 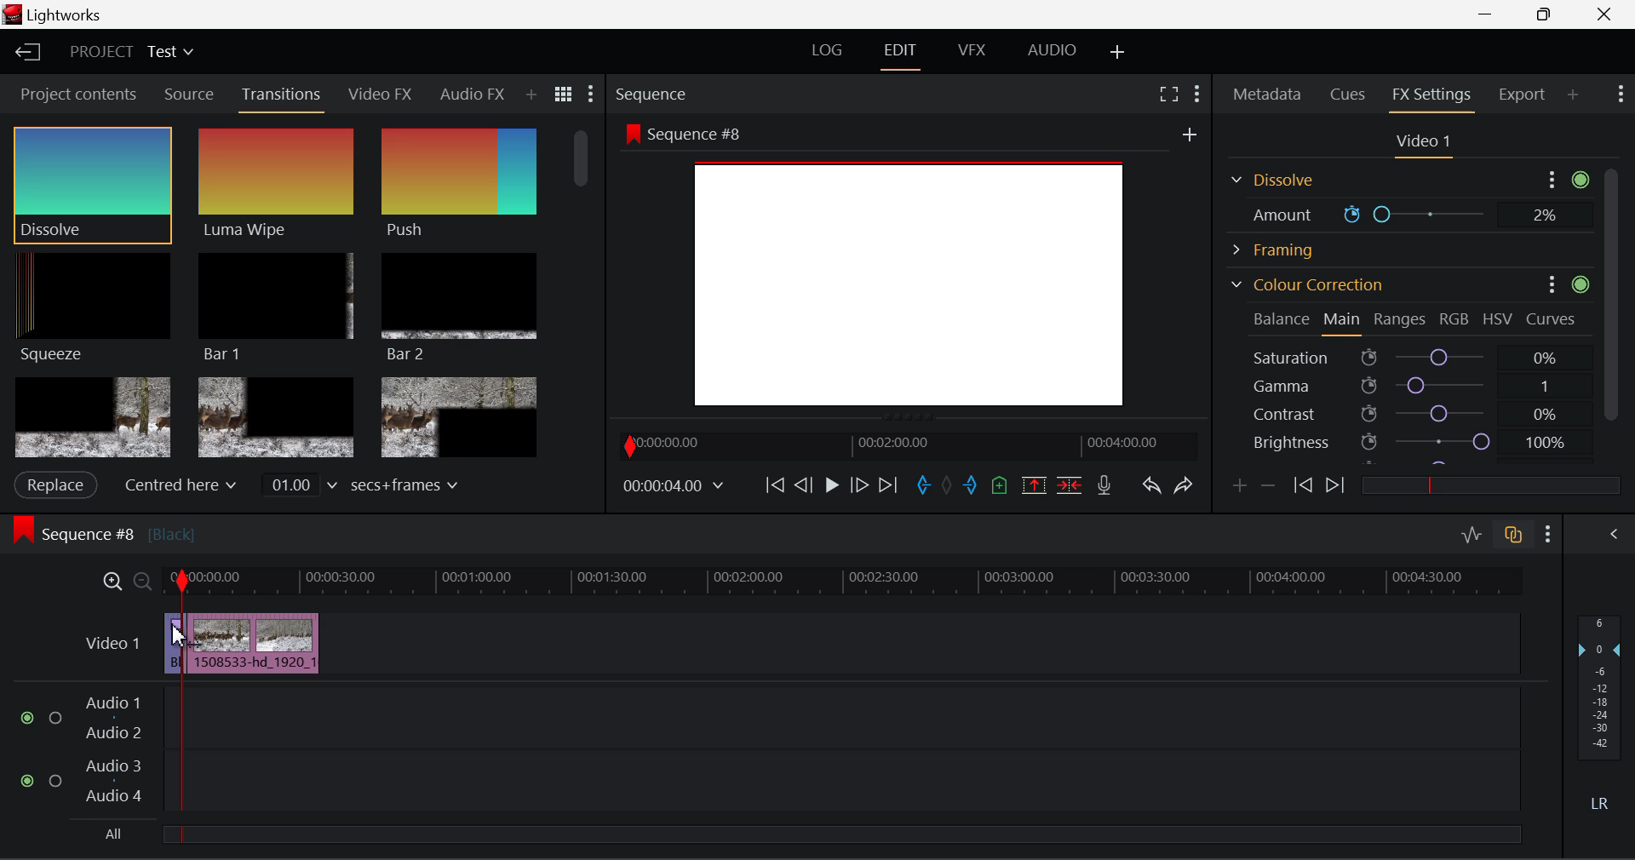 What do you see at coordinates (187, 530) in the screenshot?
I see `Sequence #8` at bounding box center [187, 530].